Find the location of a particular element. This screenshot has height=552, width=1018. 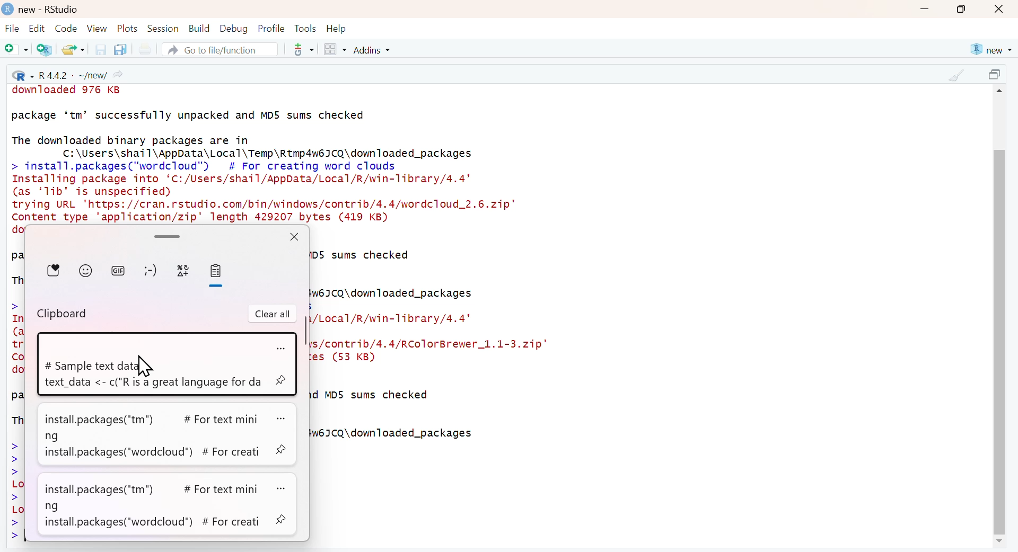

Tools is located at coordinates (307, 29).